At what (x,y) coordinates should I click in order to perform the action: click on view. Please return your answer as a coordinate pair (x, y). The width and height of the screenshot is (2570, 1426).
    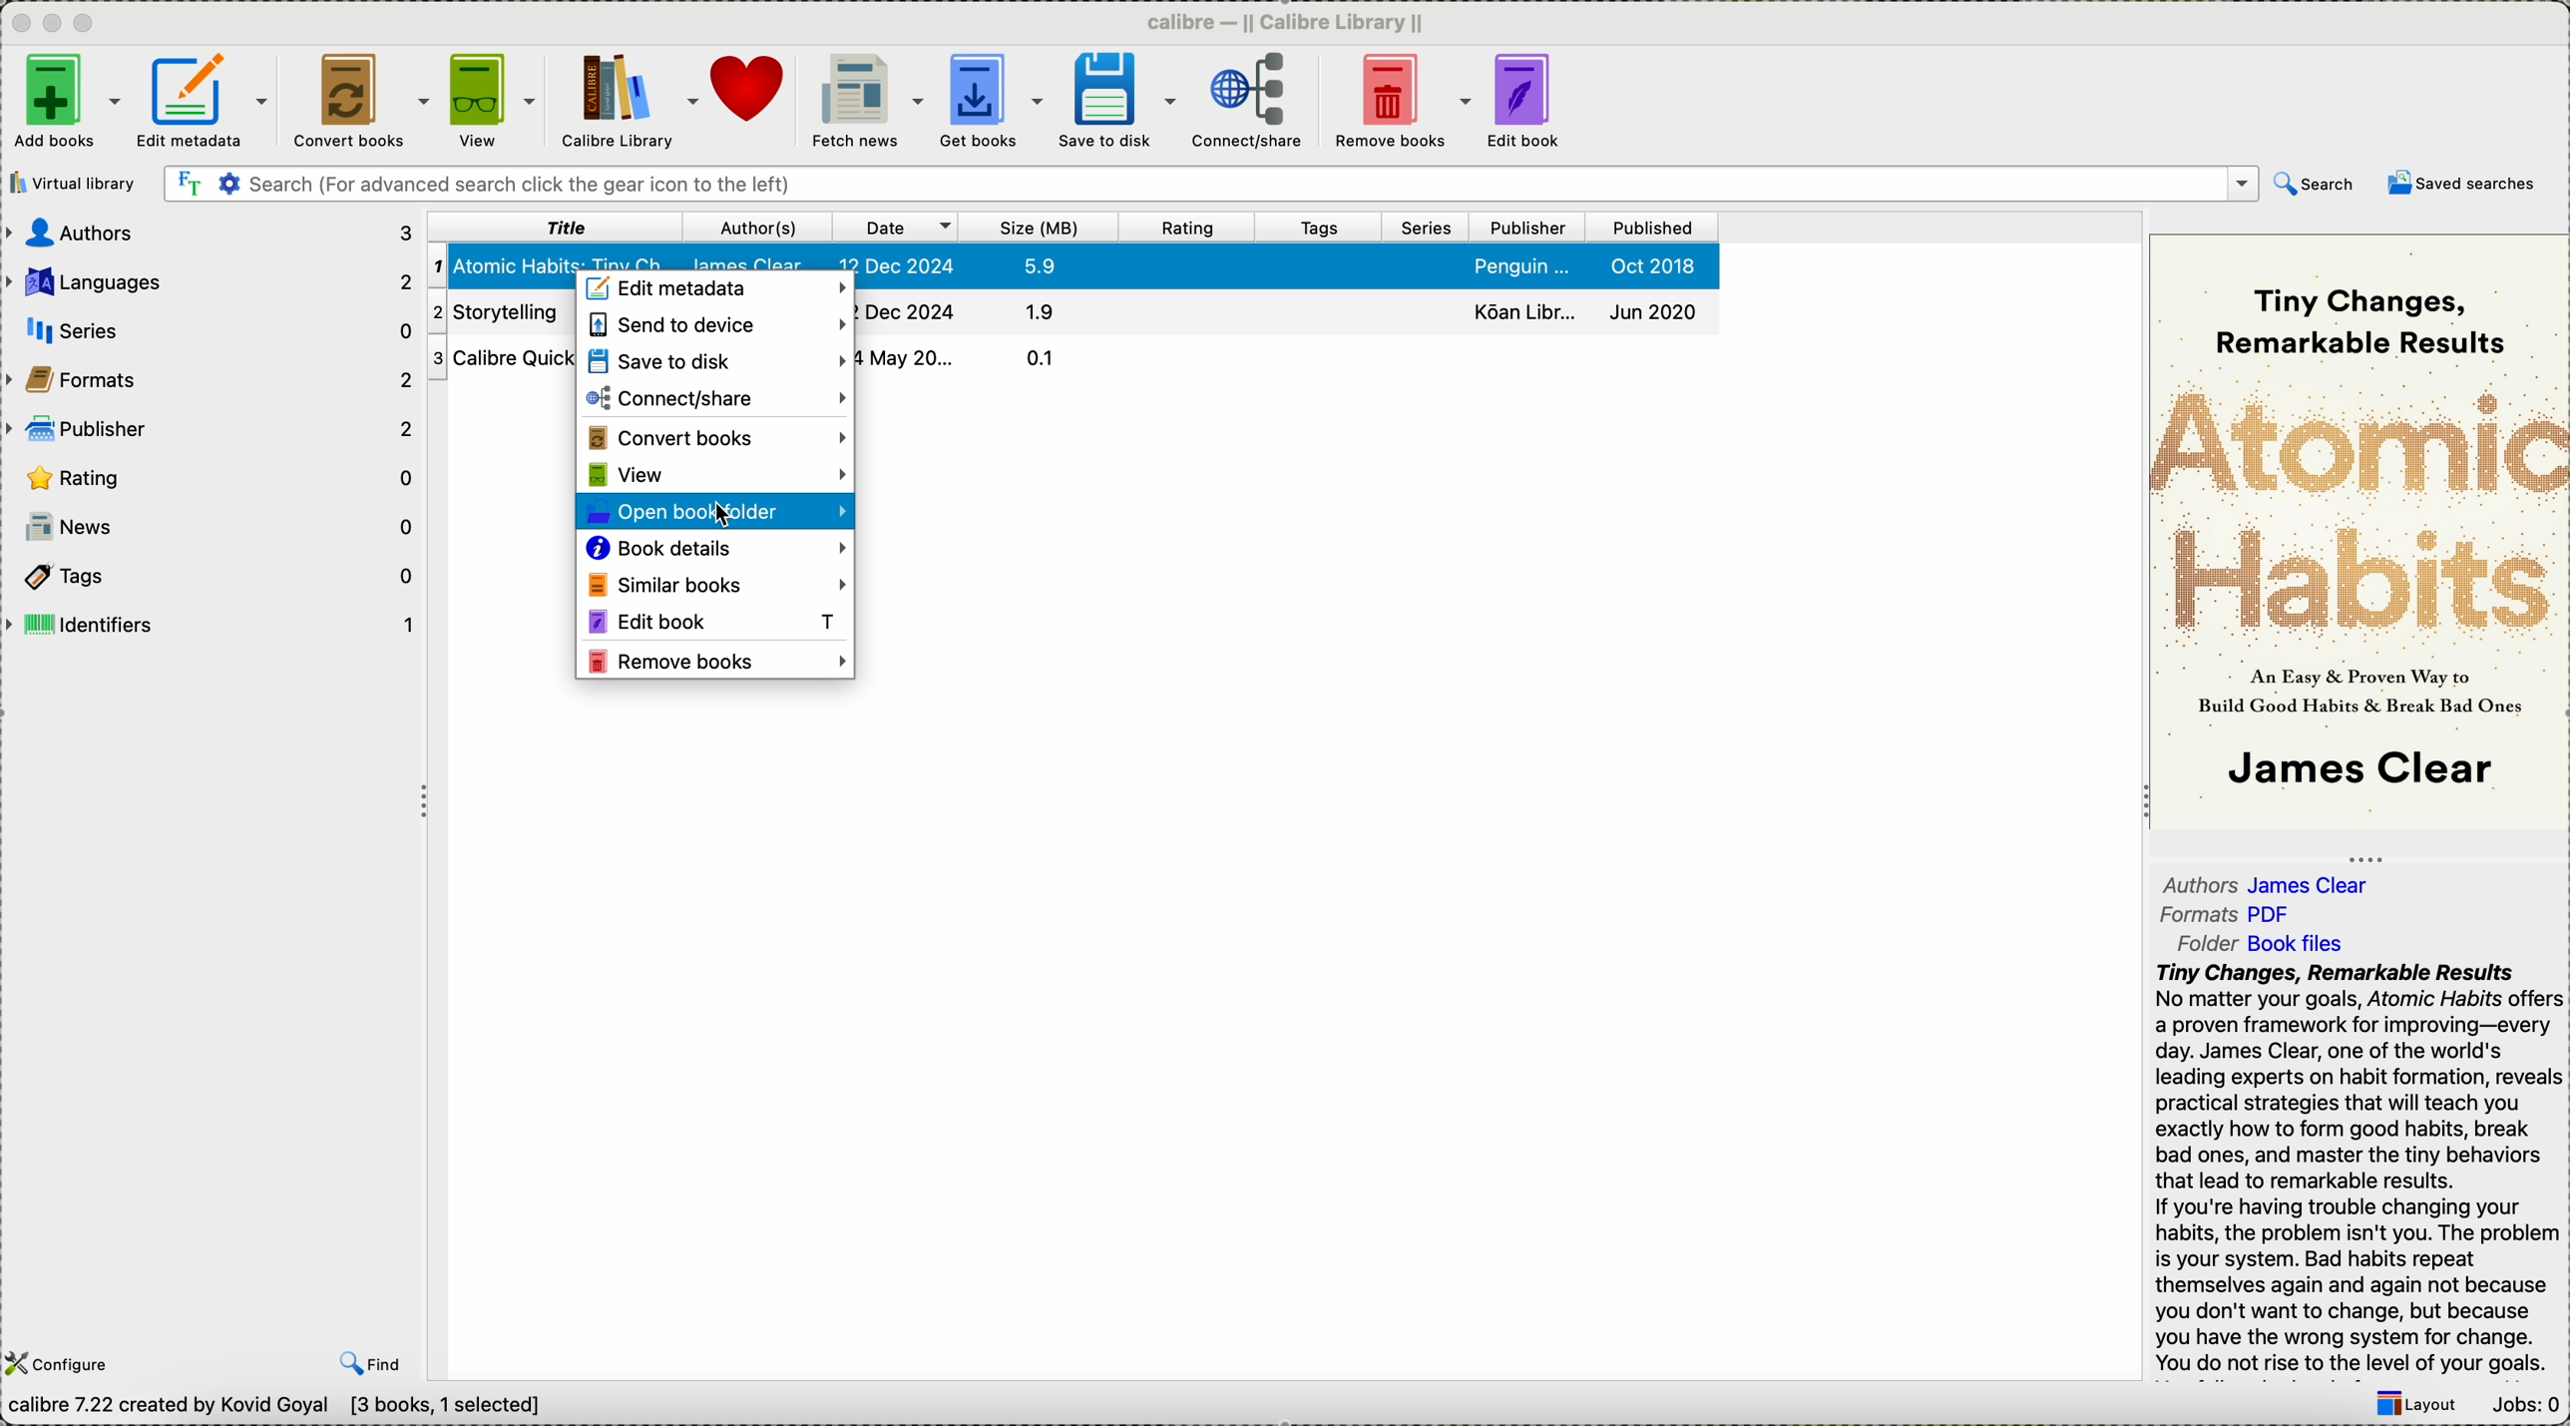
    Looking at the image, I should click on (493, 102).